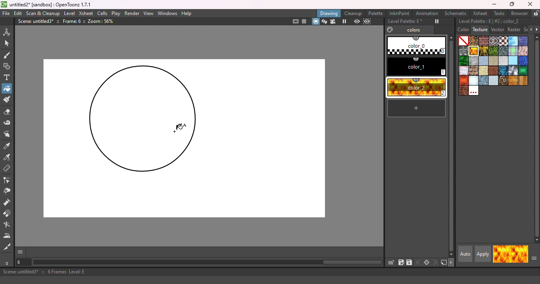 The image size is (540, 284). I want to click on stucco.bmp, so click(494, 81).